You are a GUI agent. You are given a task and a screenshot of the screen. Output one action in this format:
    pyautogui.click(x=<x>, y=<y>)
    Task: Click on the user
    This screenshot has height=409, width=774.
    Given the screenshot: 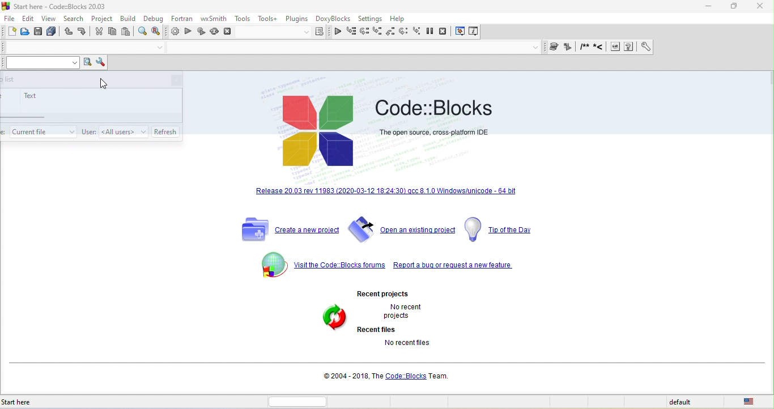 What is the action you would take?
    pyautogui.click(x=88, y=132)
    